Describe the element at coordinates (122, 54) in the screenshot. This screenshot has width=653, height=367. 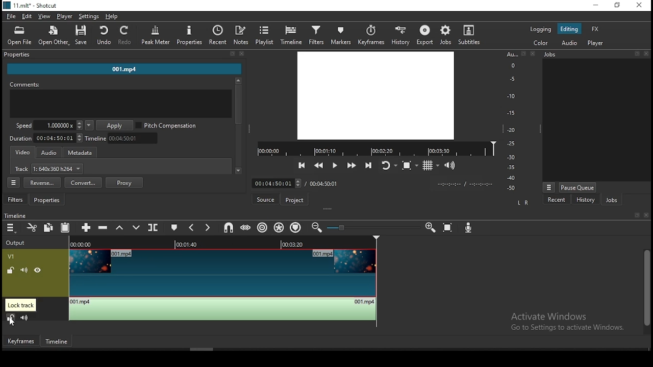
I see `properties` at that location.